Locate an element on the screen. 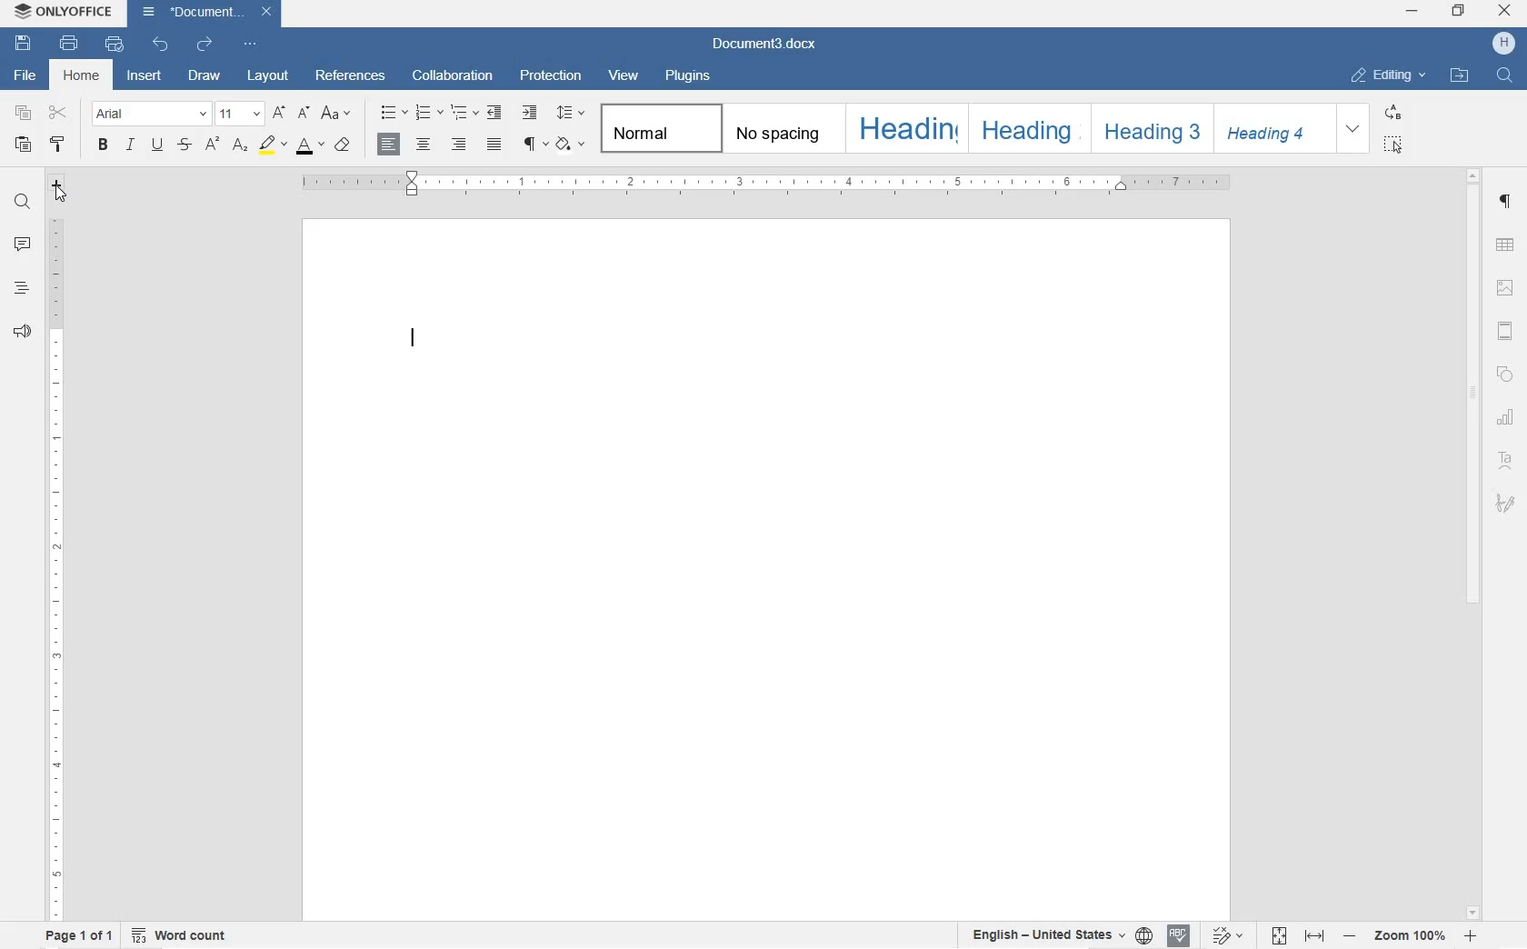 This screenshot has height=949, width=1527. TEXT ART is located at coordinates (1506, 463).